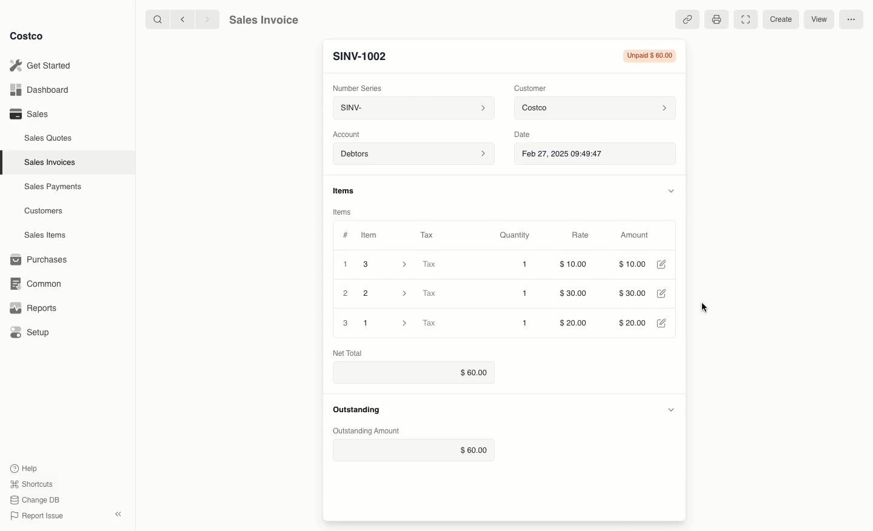 Image resolution: width=873 pixels, height=531 pixels. I want to click on 1, so click(523, 294).